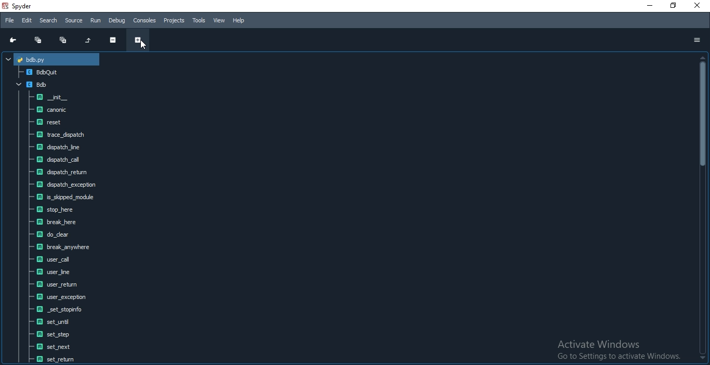 This screenshot has width=710, height=365. What do you see at coordinates (35, 40) in the screenshot?
I see `Collapse all` at bounding box center [35, 40].